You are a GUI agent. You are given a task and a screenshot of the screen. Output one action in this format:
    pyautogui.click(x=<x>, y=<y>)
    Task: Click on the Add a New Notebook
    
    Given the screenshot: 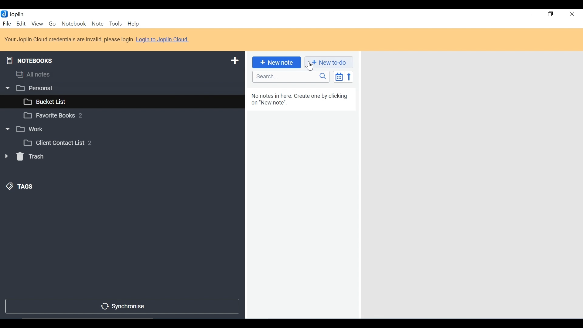 What is the action you would take?
    pyautogui.click(x=235, y=60)
    